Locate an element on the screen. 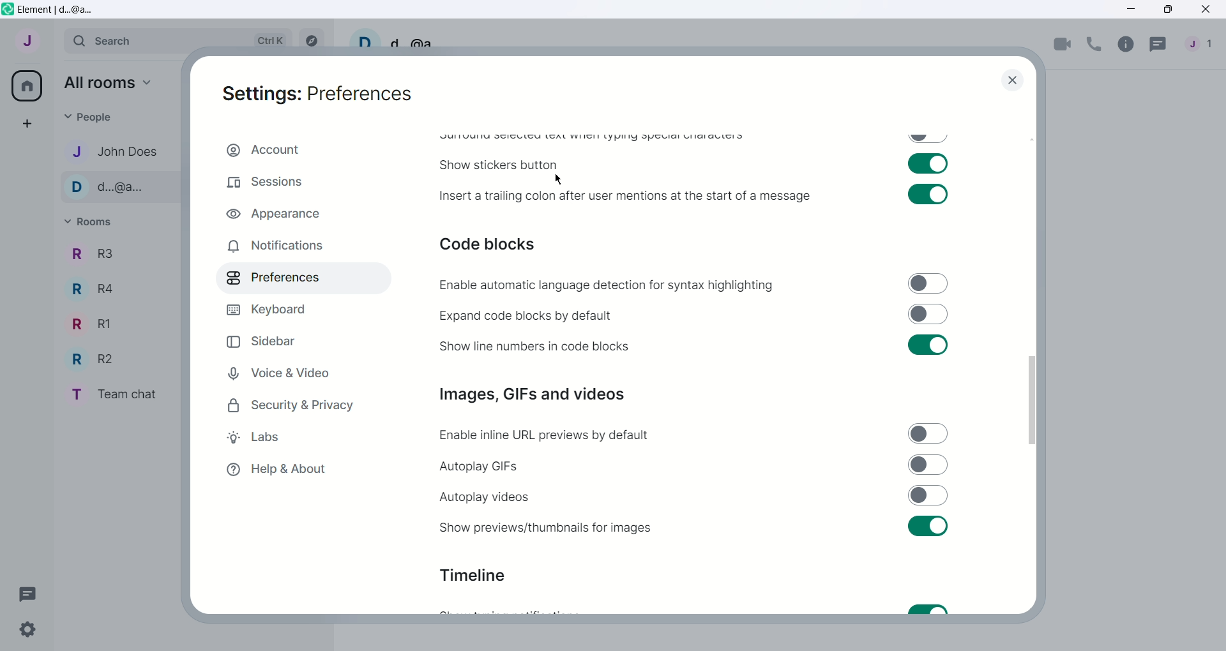  Account  is located at coordinates (303, 151).